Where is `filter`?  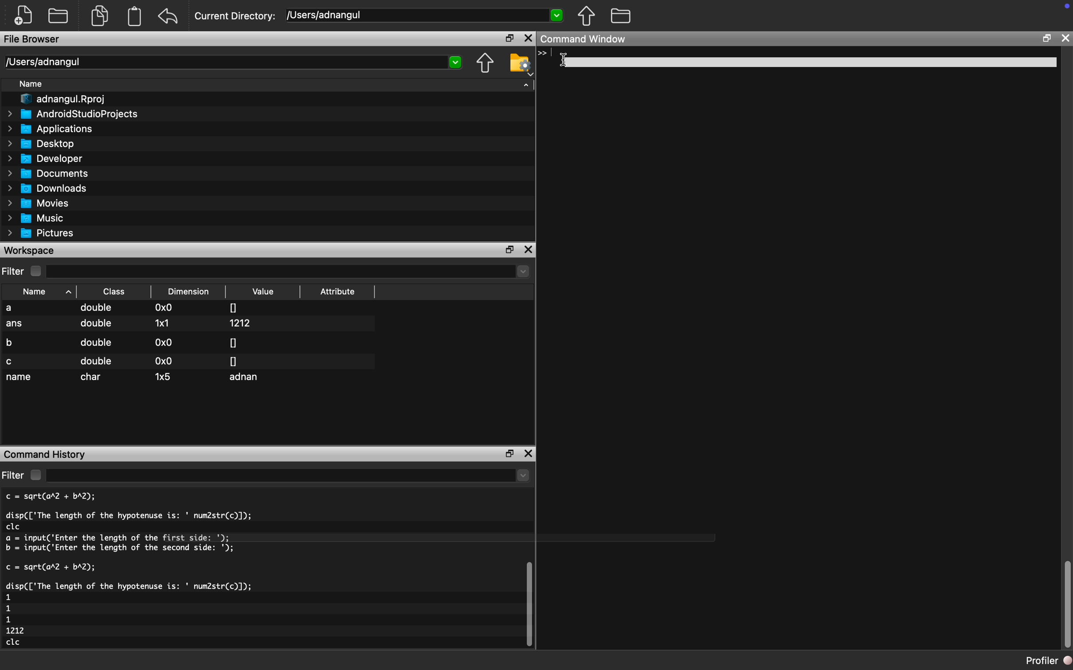 filter is located at coordinates (13, 475).